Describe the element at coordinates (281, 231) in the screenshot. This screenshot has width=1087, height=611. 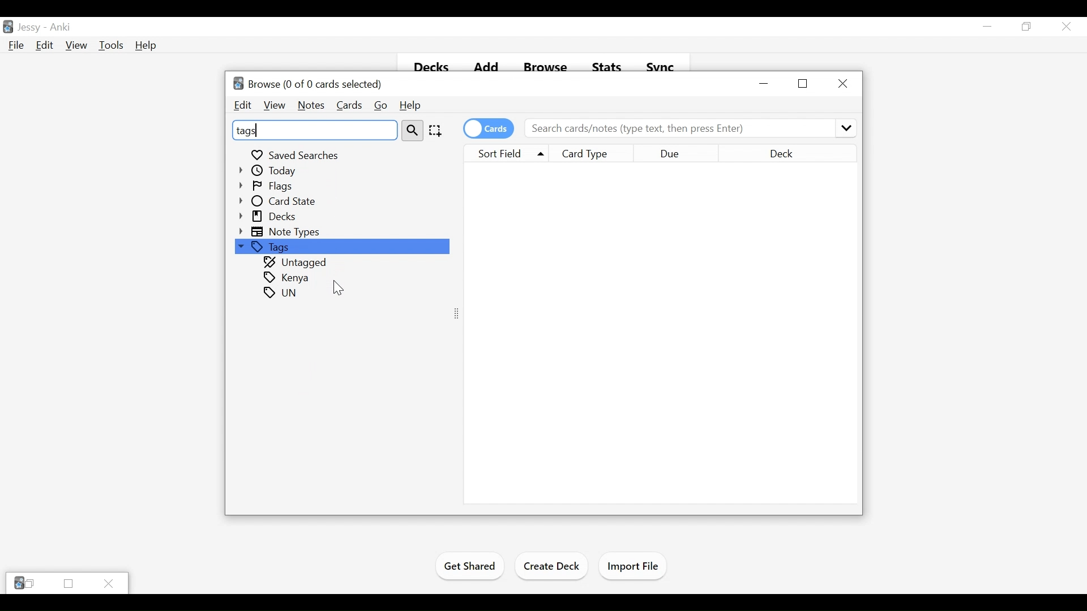
I see `Note Types` at that location.